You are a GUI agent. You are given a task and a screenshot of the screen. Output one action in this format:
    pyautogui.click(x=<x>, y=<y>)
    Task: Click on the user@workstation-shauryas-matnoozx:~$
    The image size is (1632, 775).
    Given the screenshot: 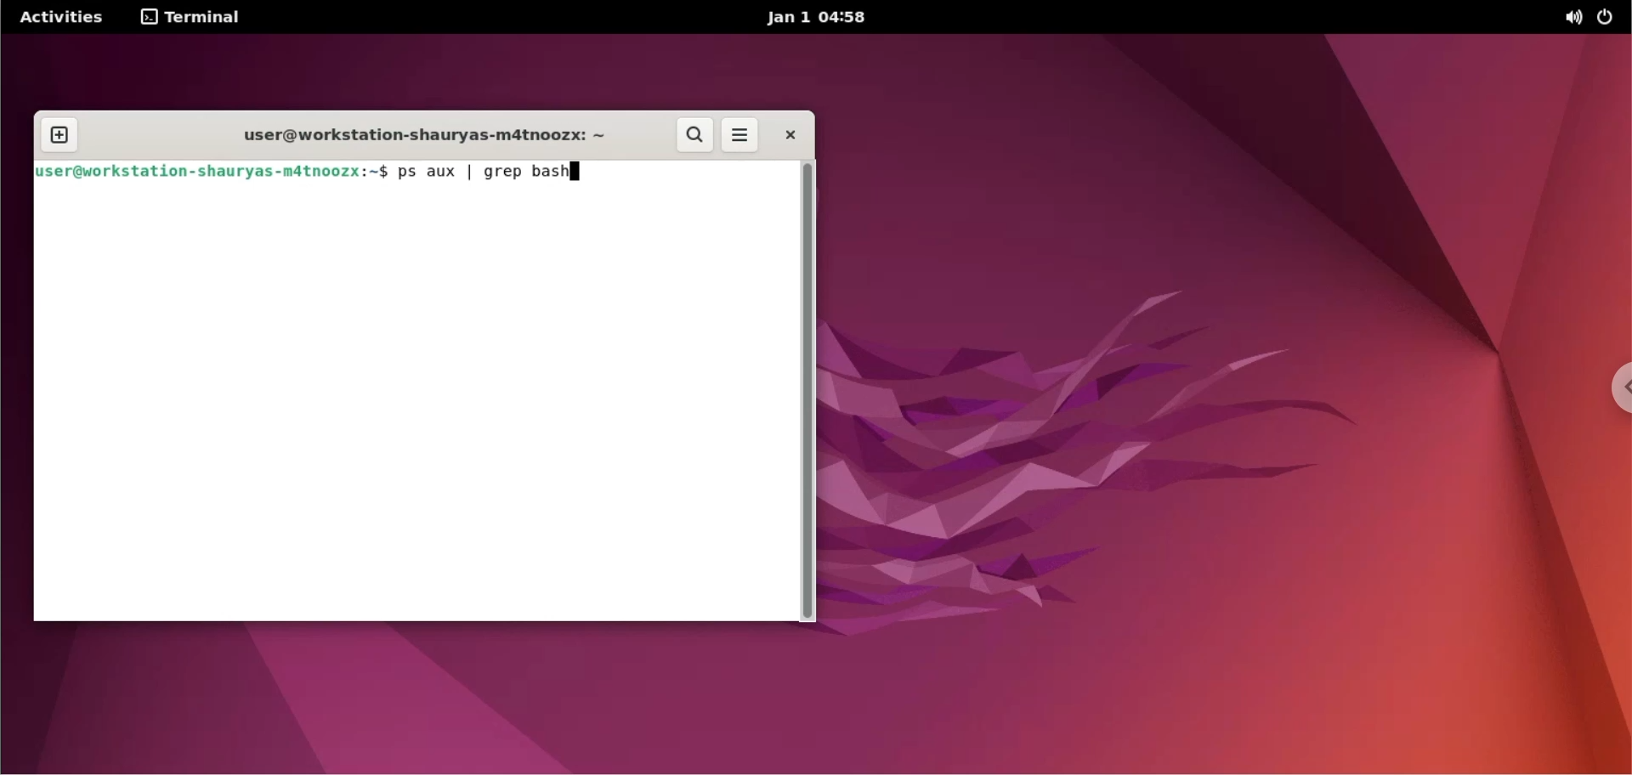 What is the action you would take?
    pyautogui.click(x=207, y=171)
    